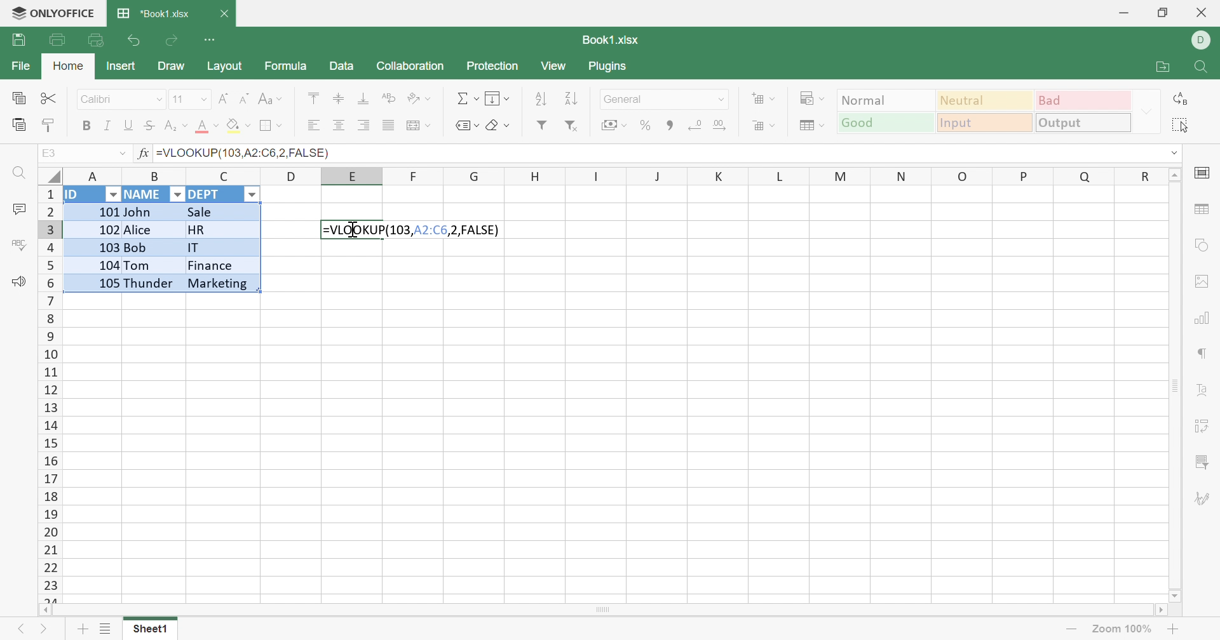 The height and width of the screenshot is (640, 1220). I want to click on =VLOOKUP(103,A2:C6,2,FALSE), so click(415, 230).